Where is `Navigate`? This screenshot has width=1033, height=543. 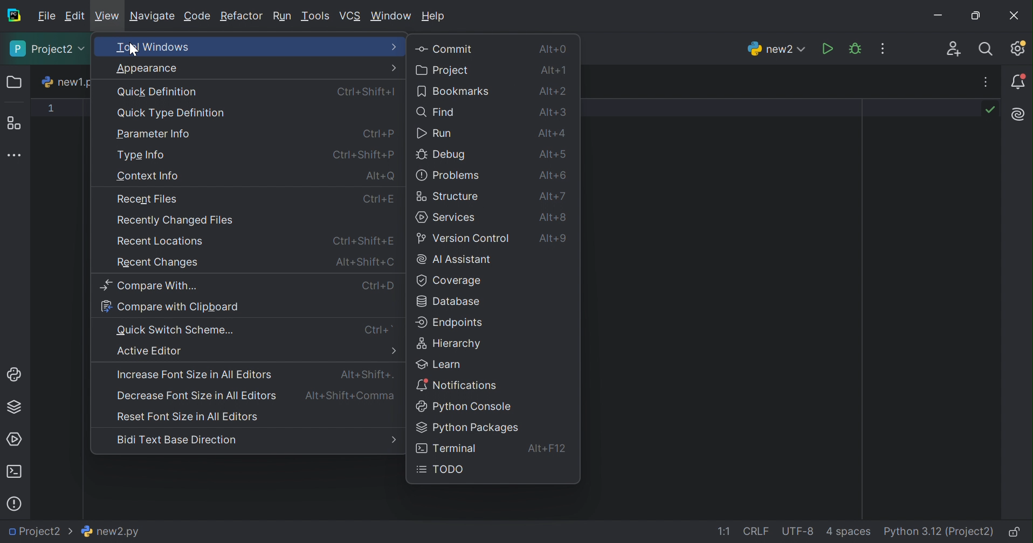 Navigate is located at coordinates (151, 16).